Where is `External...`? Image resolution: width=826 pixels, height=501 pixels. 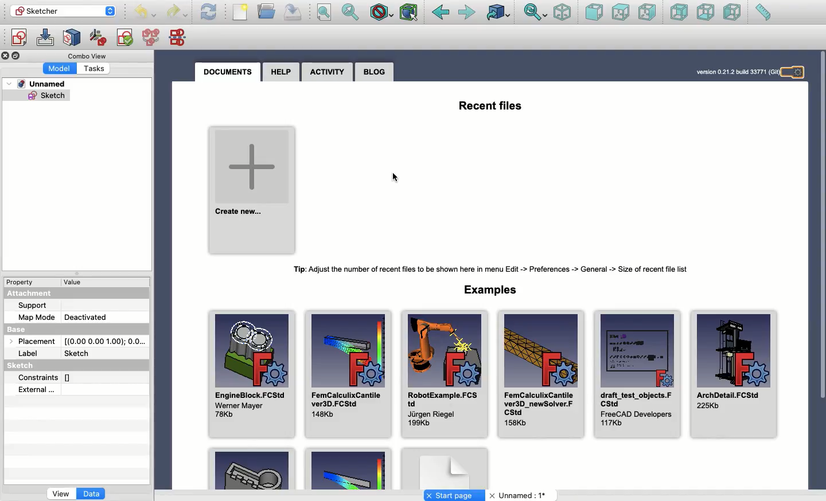 External... is located at coordinates (67, 390).